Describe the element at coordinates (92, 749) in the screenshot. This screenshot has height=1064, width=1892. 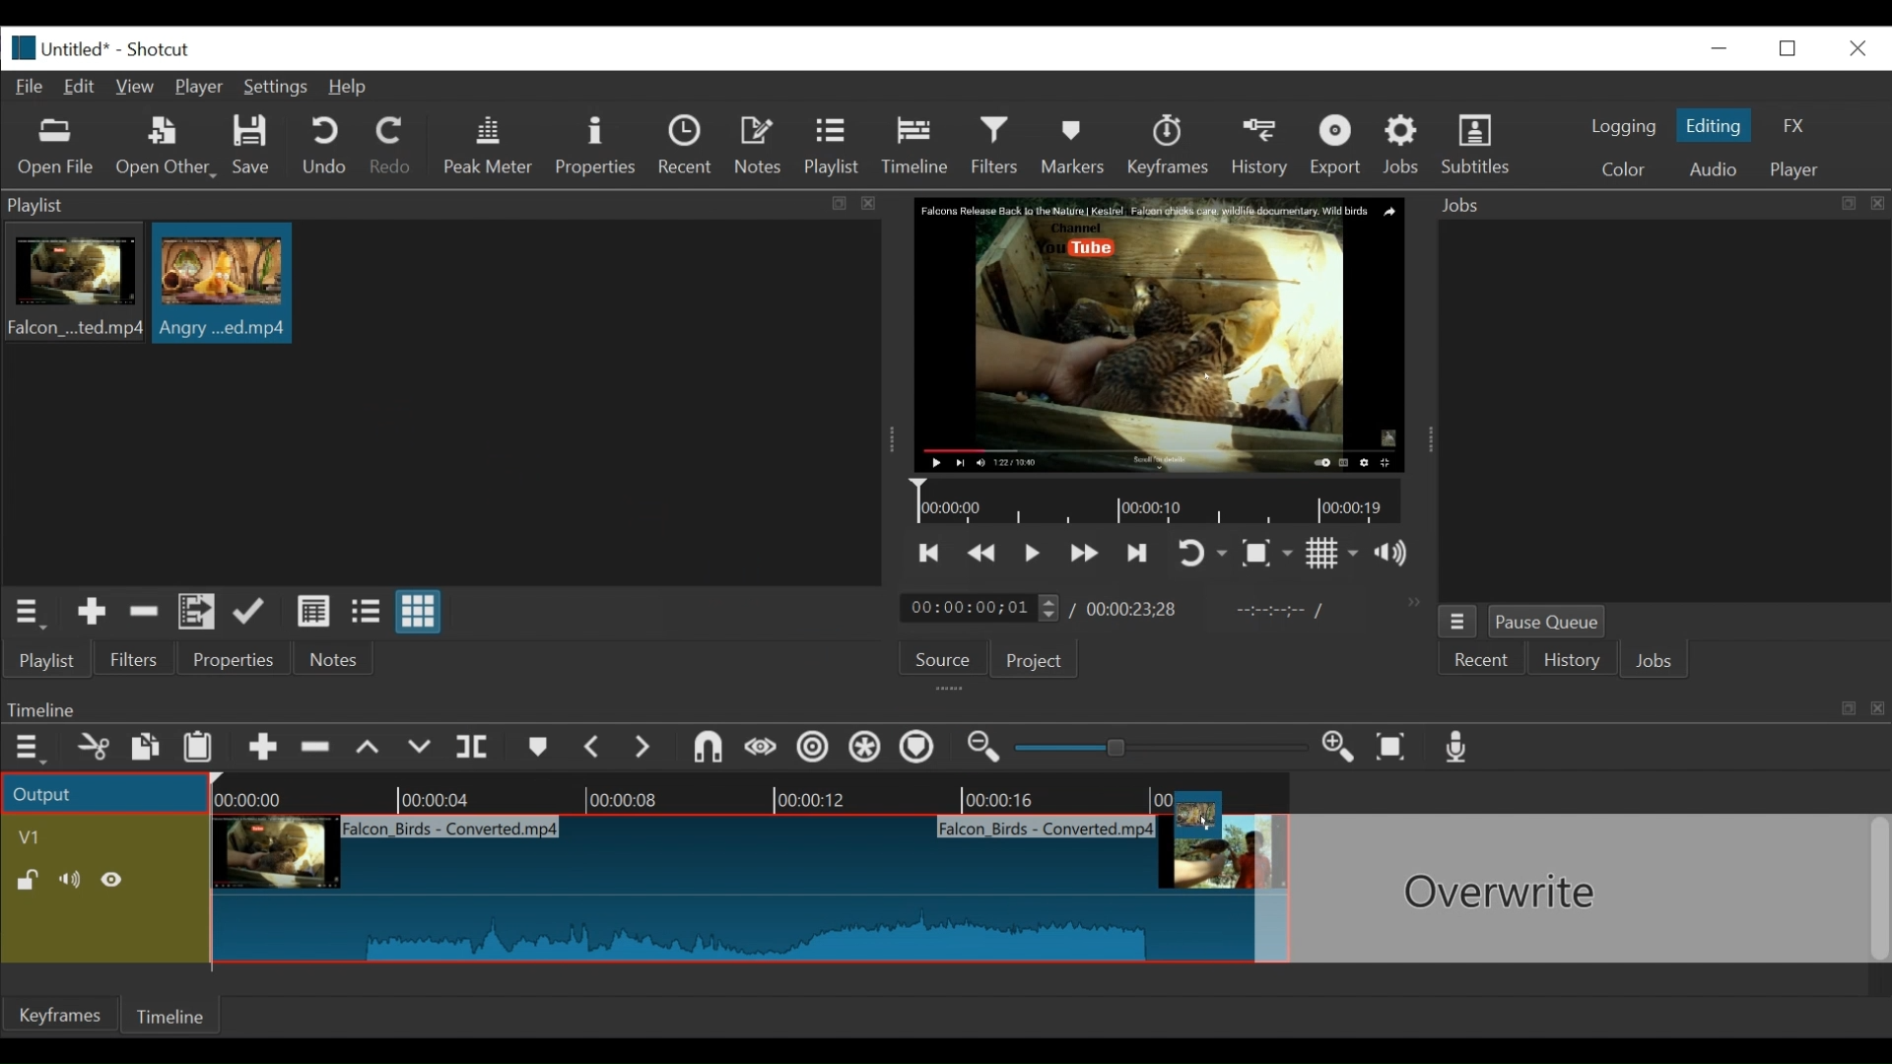
I see `cut` at that location.